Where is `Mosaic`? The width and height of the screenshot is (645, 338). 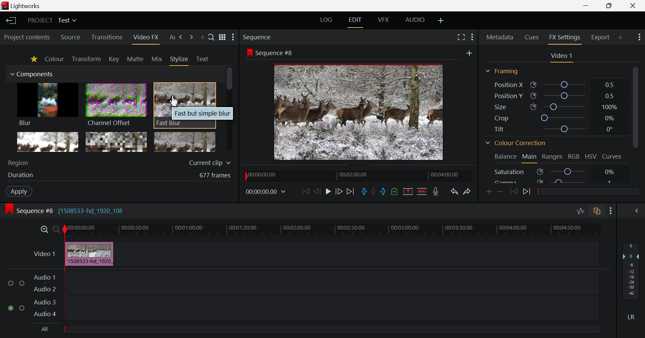
Mosaic is located at coordinates (116, 142).